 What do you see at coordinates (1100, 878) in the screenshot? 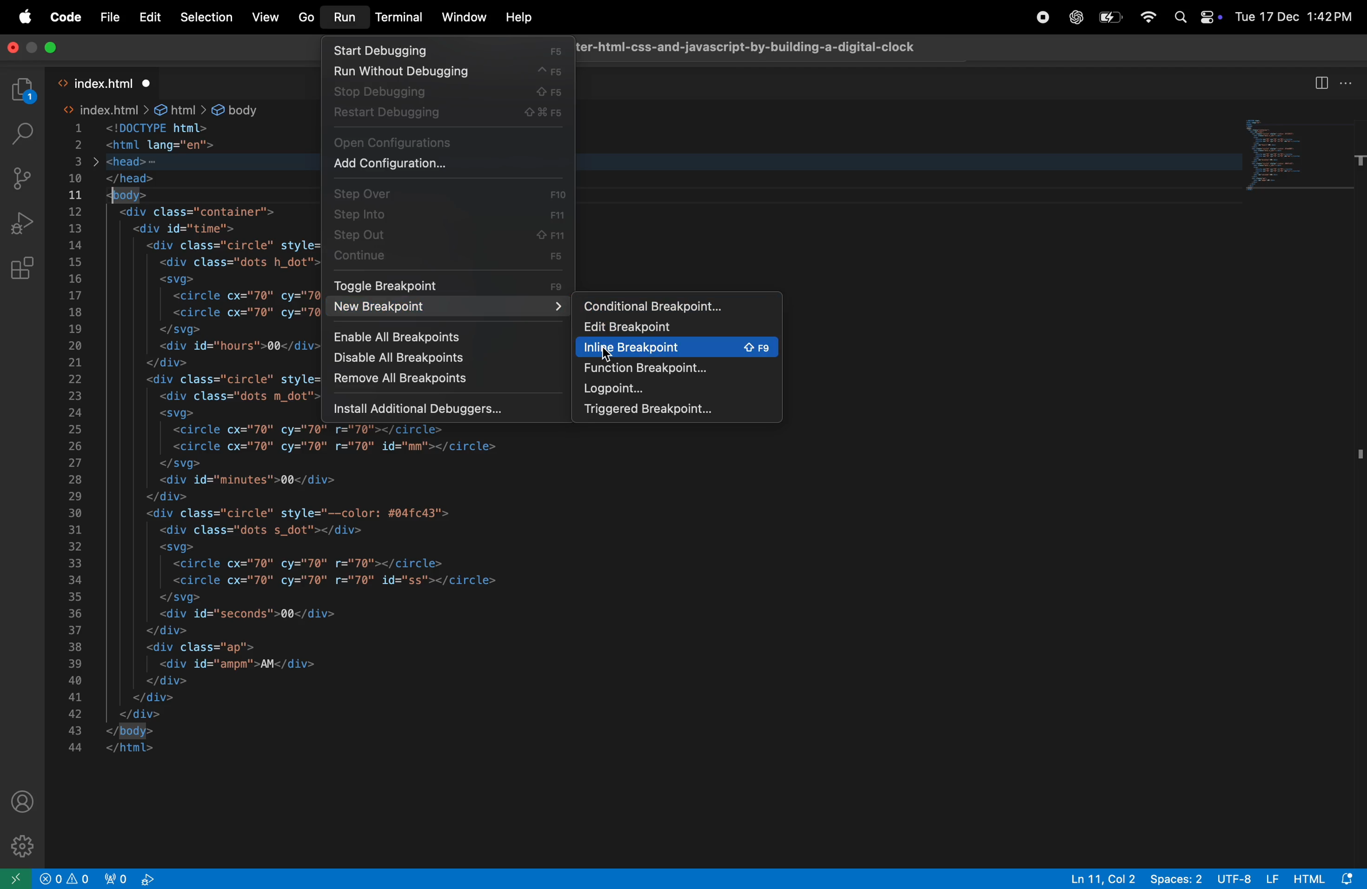
I see `ln 11, col 2` at bounding box center [1100, 878].